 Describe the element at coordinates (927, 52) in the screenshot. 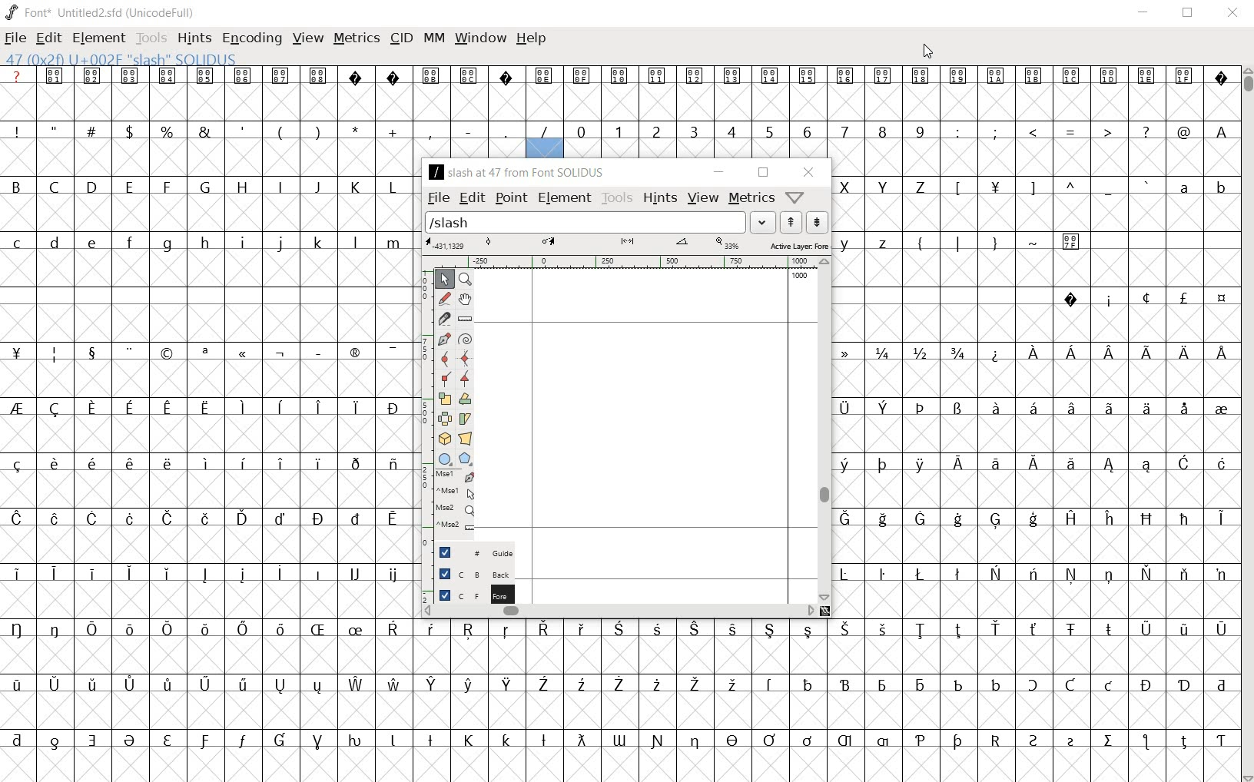

I see `CURSOR` at that location.